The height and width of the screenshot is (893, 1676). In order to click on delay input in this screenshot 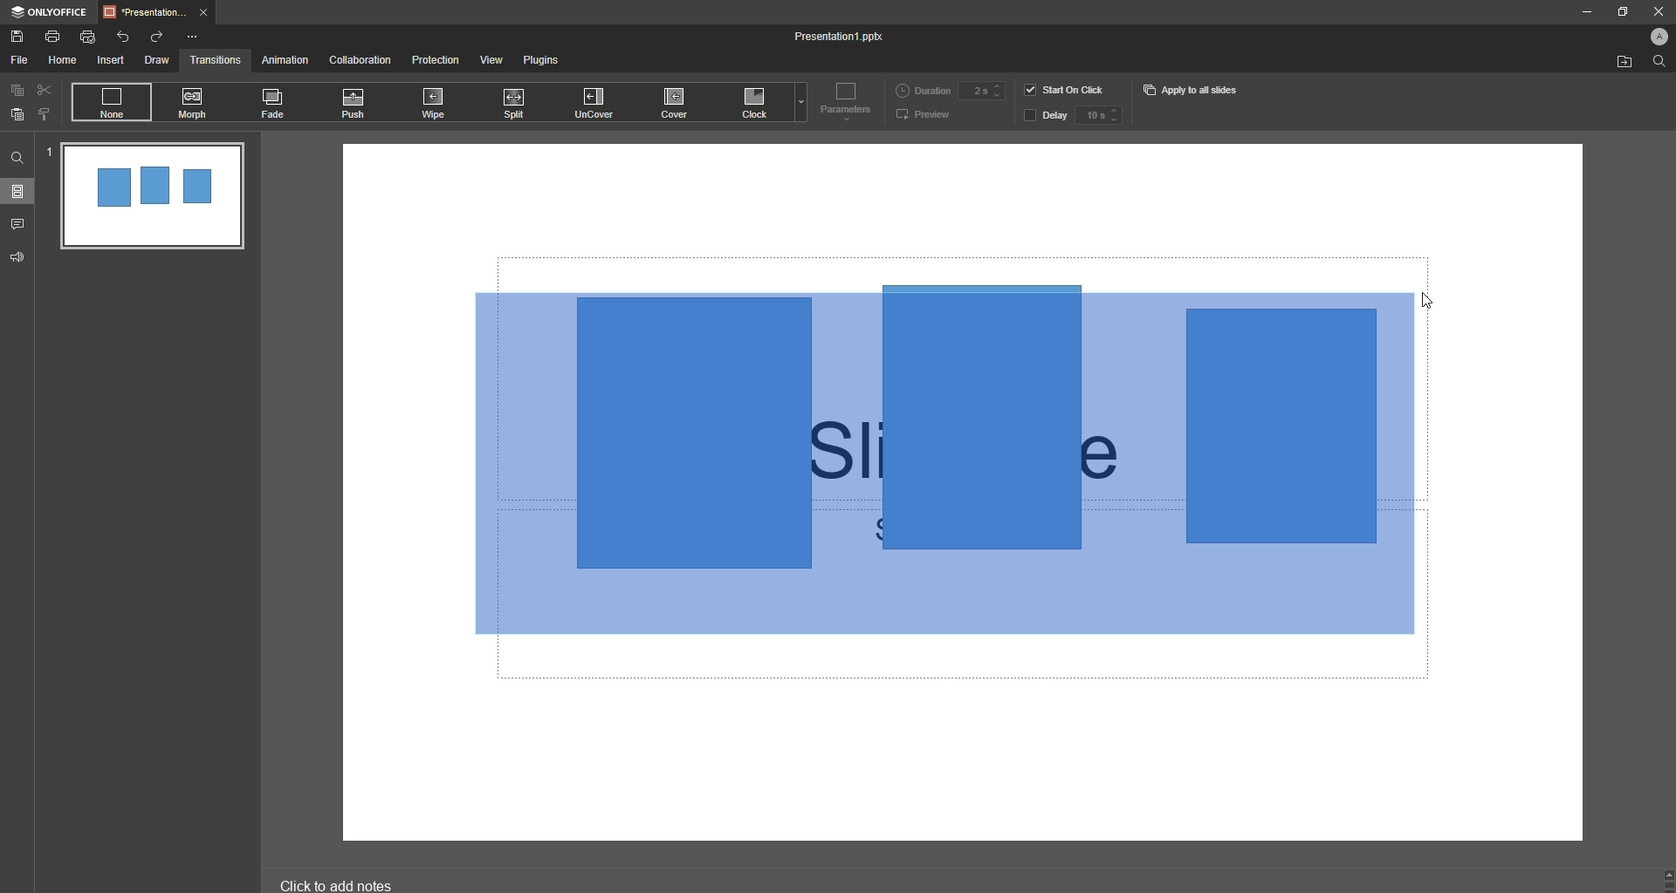, I will do `click(1098, 115)`.